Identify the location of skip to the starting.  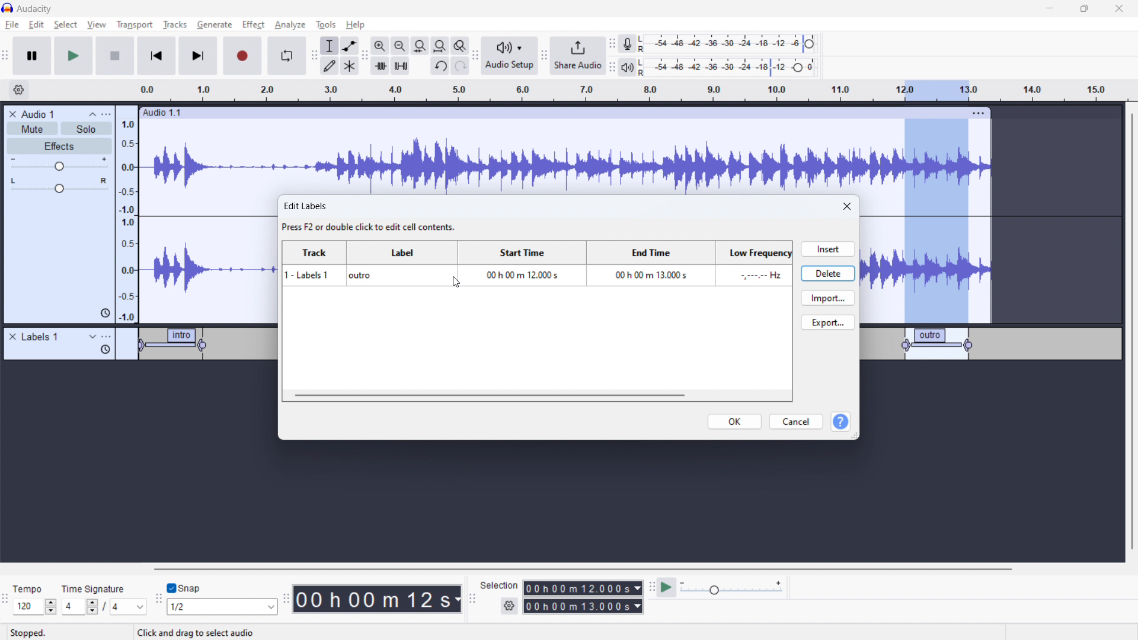
(155, 56).